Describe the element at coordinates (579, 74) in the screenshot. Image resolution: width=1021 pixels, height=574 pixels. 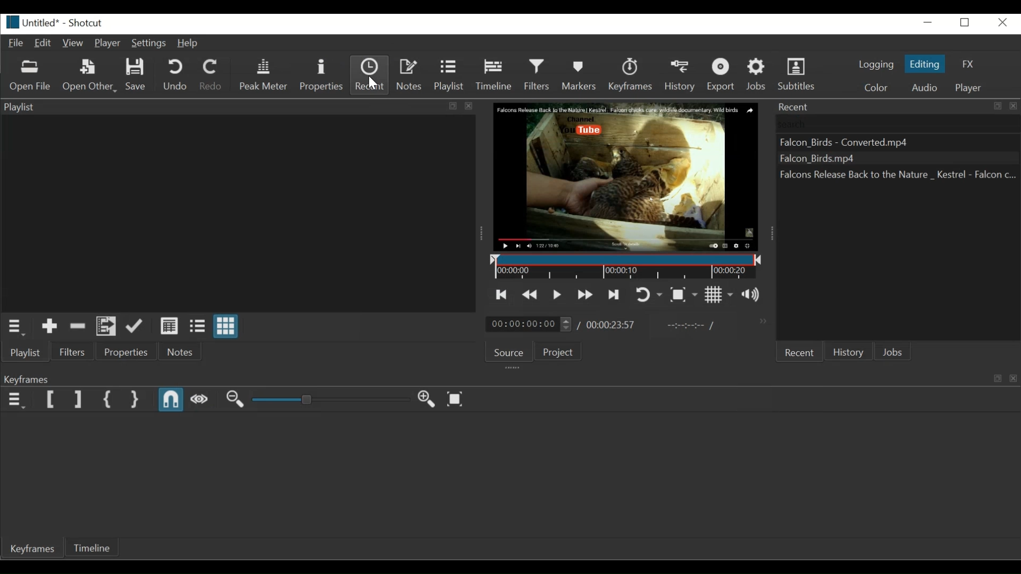
I see `Markers` at that location.